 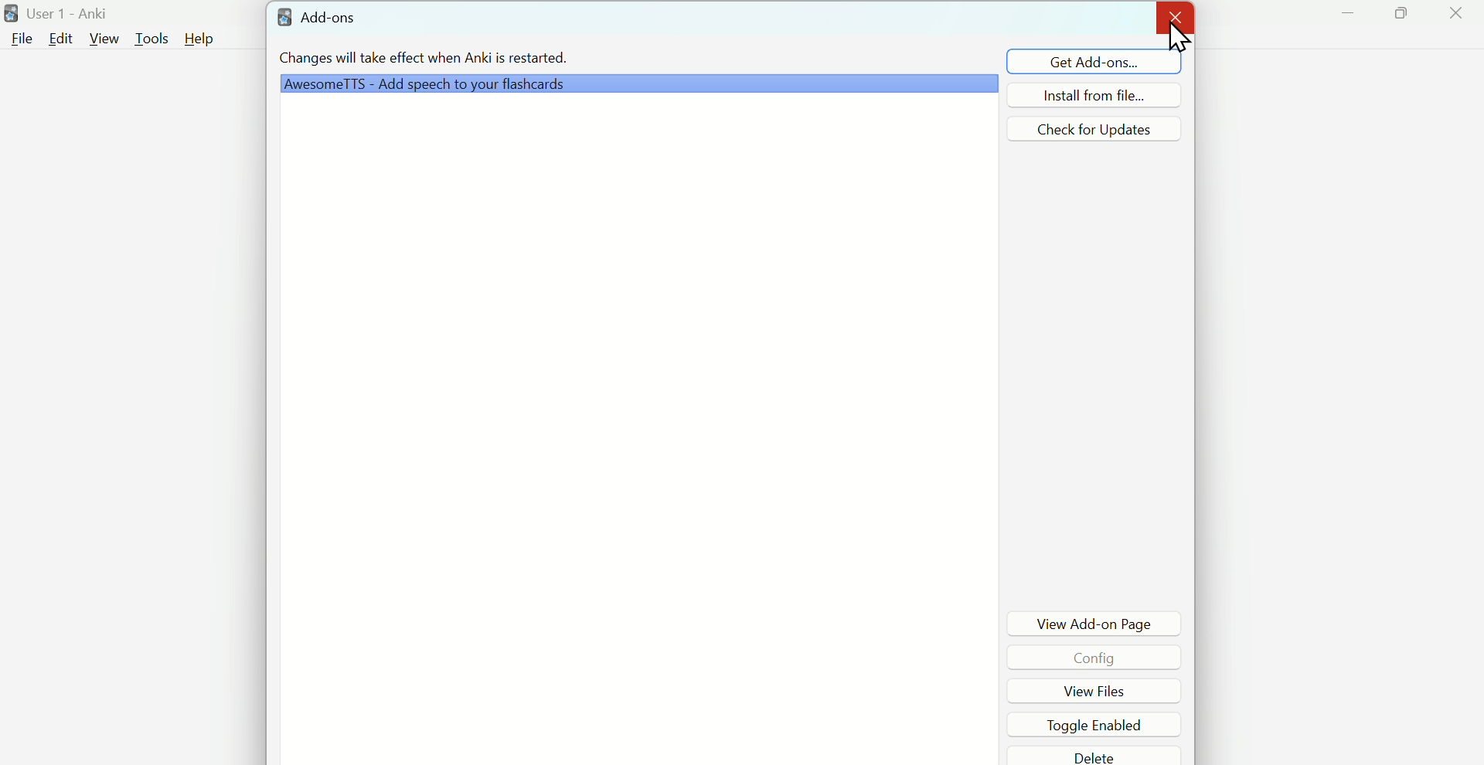 I want to click on & Add-ons, so click(x=342, y=19).